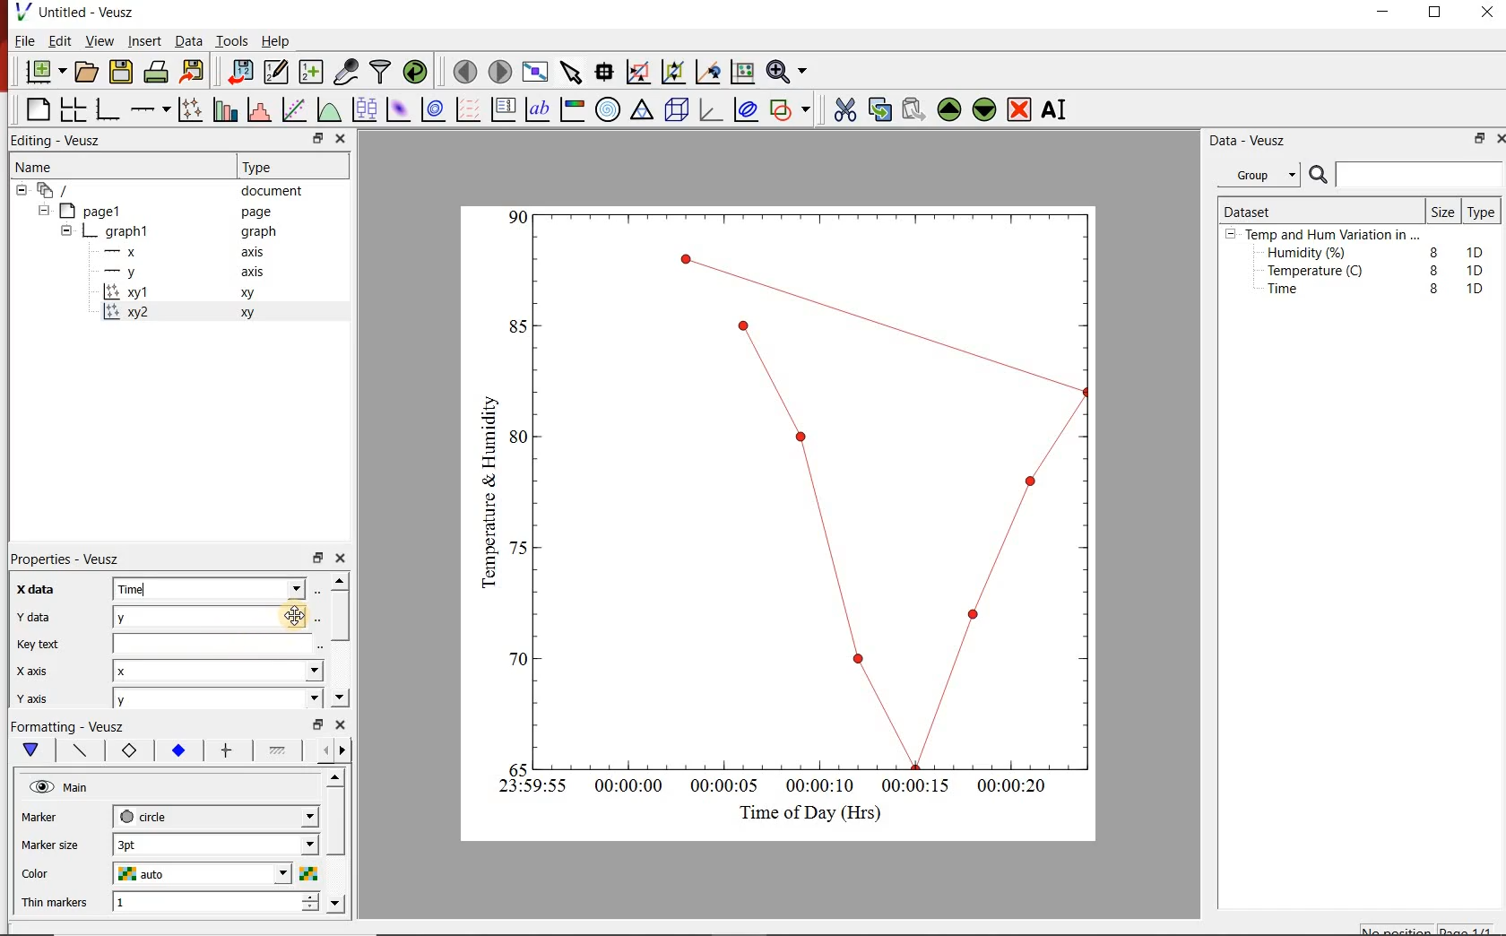 The width and height of the screenshot is (1506, 936). What do you see at coordinates (312, 73) in the screenshot?
I see `create new datasets using ranges, parametrically or as functions of existing datasets` at bounding box center [312, 73].